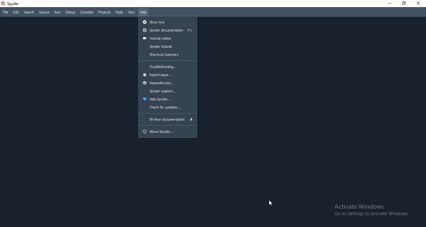 The image size is (426, 227). What do you see at coordinates (420, 4) in the screenshot?
I see `Close` at bounding box center [420, 4].